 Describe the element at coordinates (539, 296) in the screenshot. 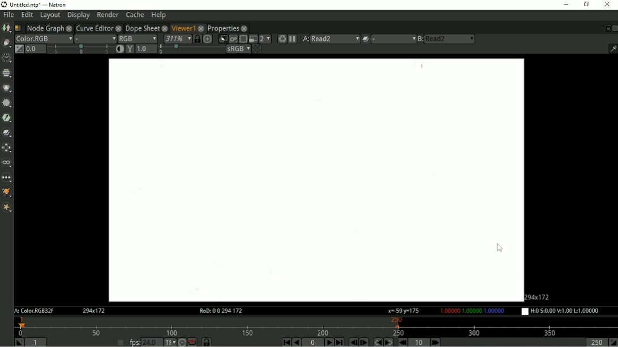

I see `Aspect` at that location.